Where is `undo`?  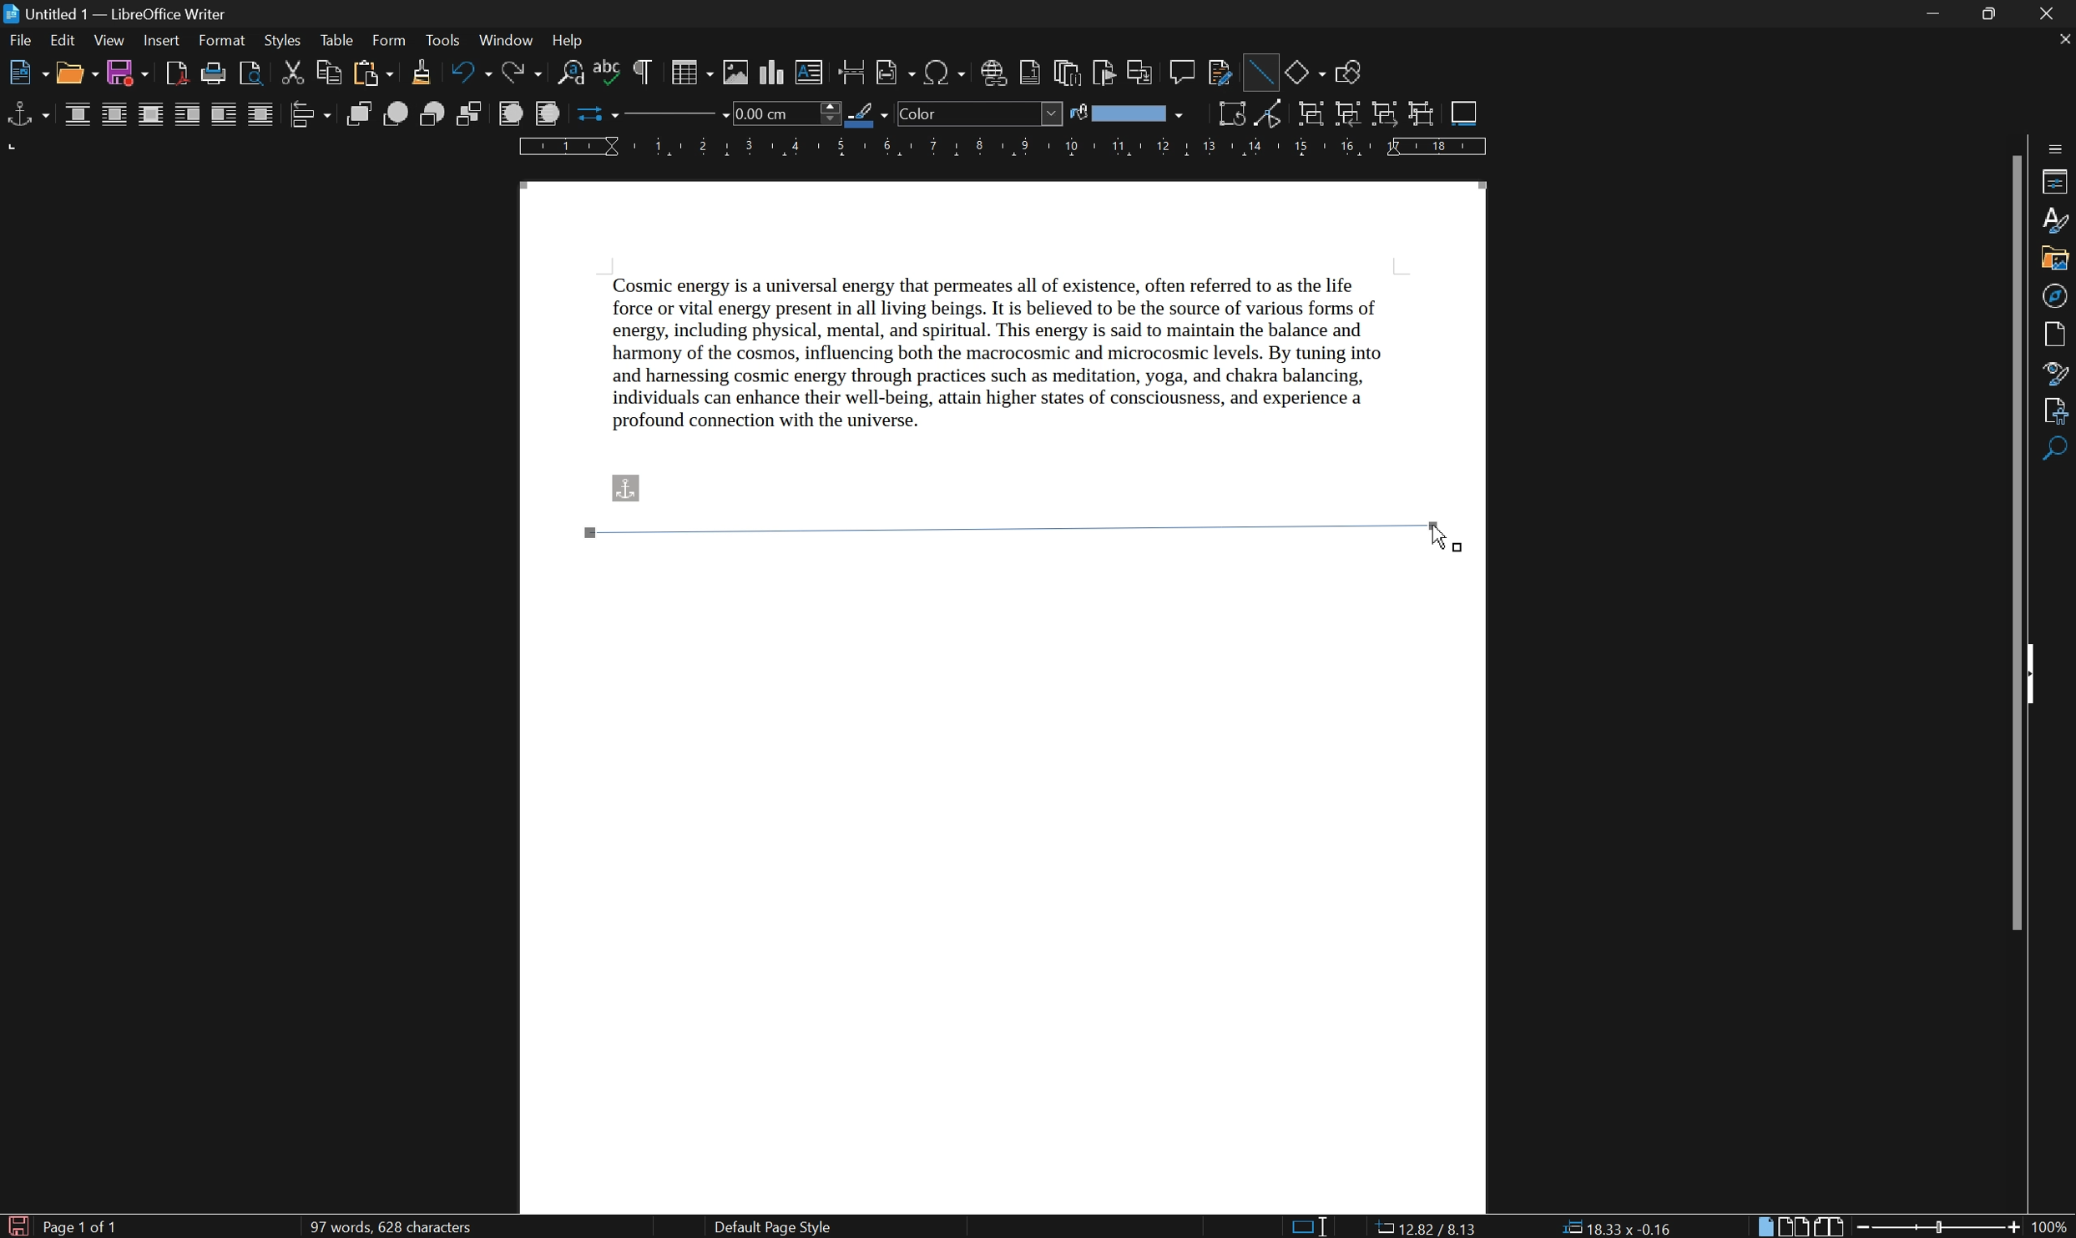 undo is located at coordinates (472, 73).